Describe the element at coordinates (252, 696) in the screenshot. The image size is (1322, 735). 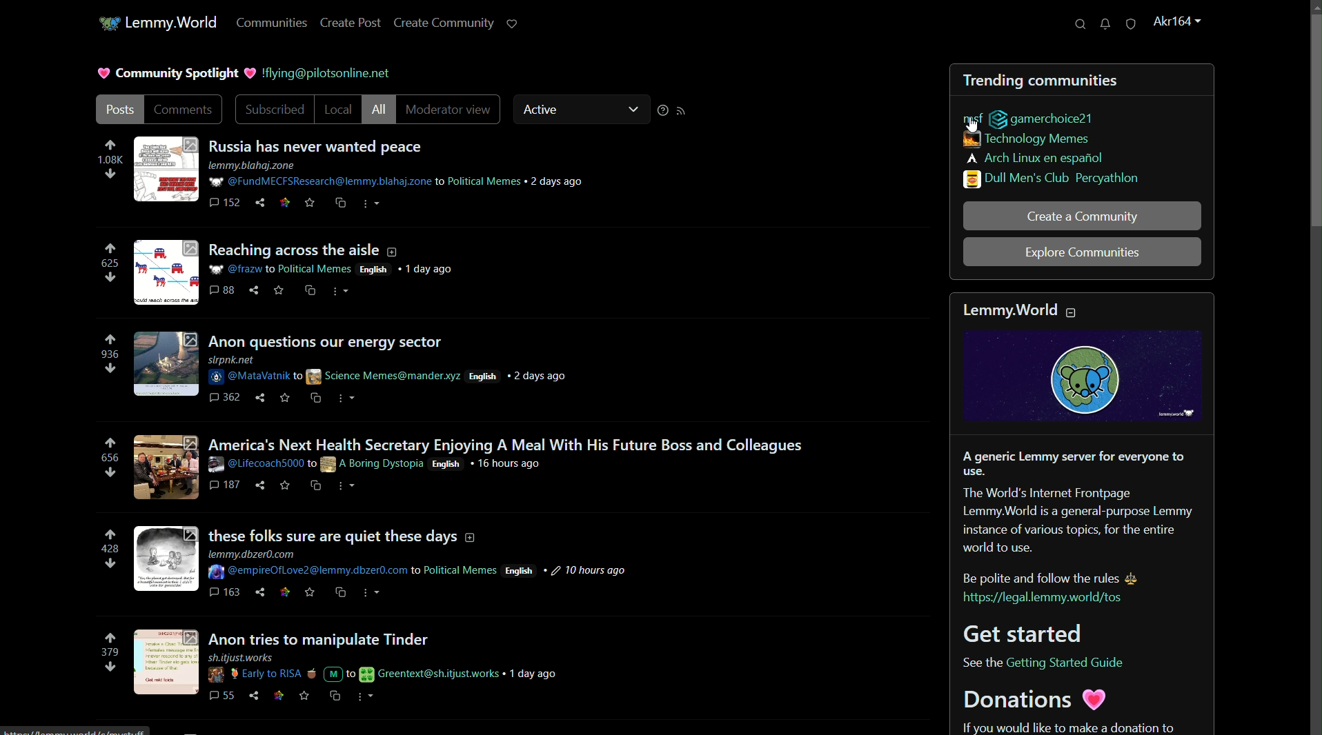
I see `share` at that location.